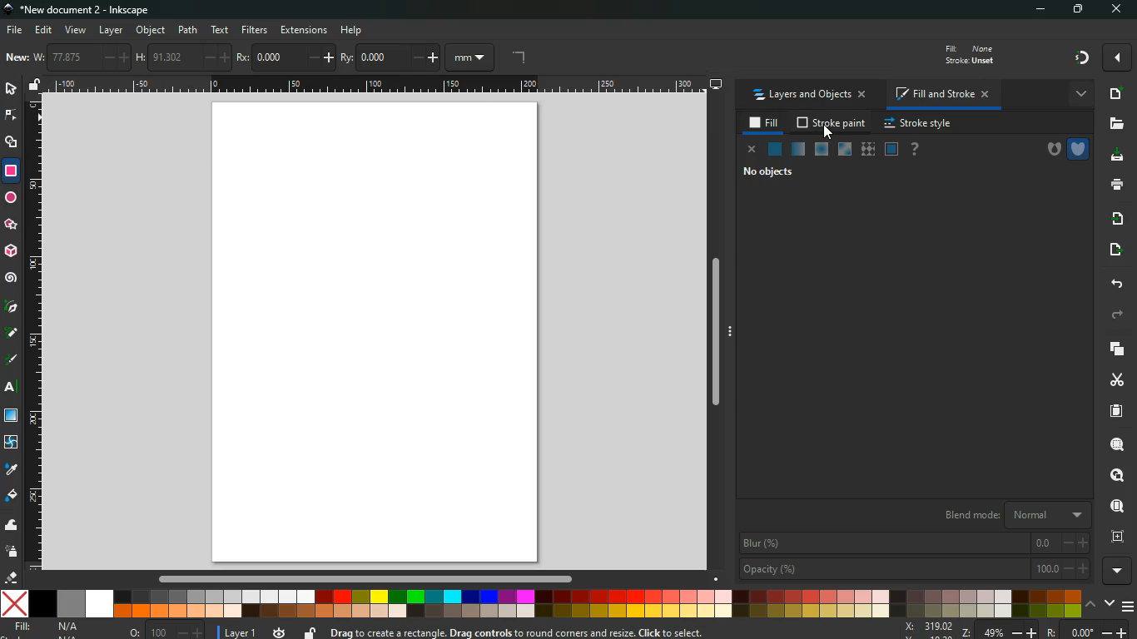 The height and width of the screenshot is (639, 1137). Describe the element at coordinates (11, 472) in the screenshot. I see `drop` at that location.